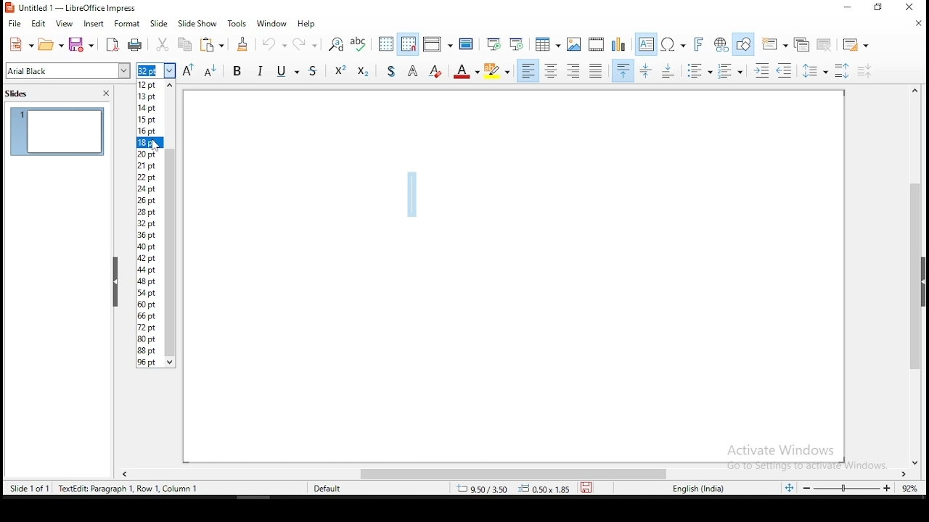  I want to click on 80, so click(150, 339).